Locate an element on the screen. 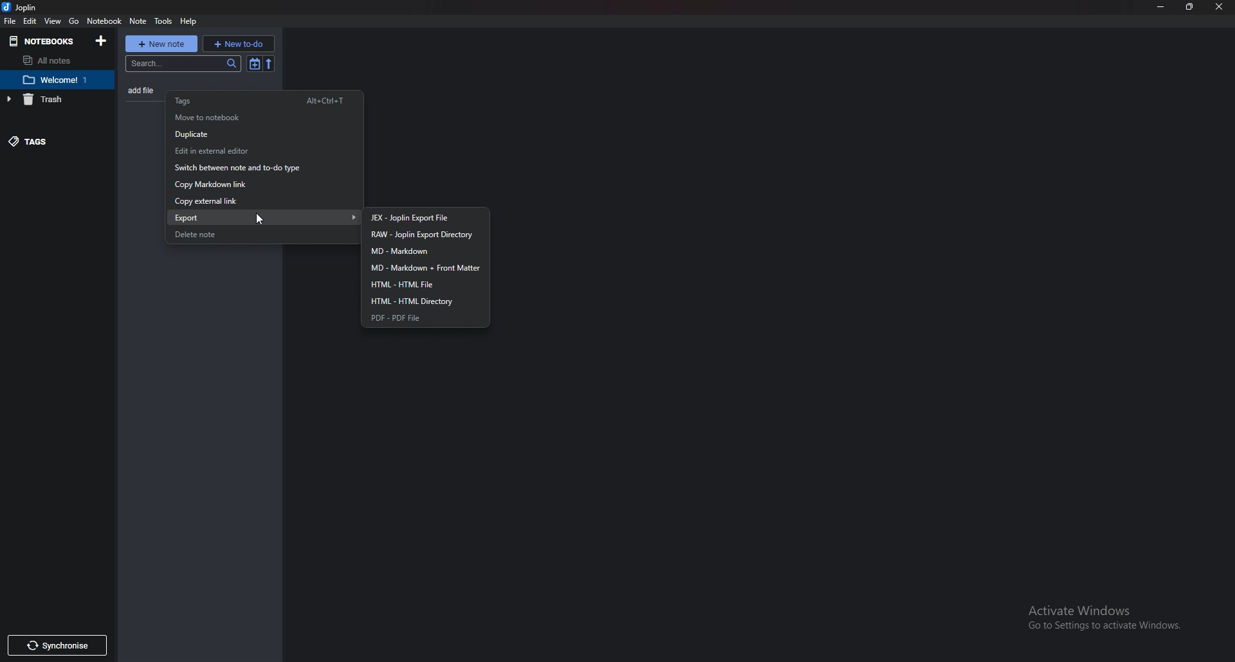  Add notebooks is located at coordinates (104, 40).